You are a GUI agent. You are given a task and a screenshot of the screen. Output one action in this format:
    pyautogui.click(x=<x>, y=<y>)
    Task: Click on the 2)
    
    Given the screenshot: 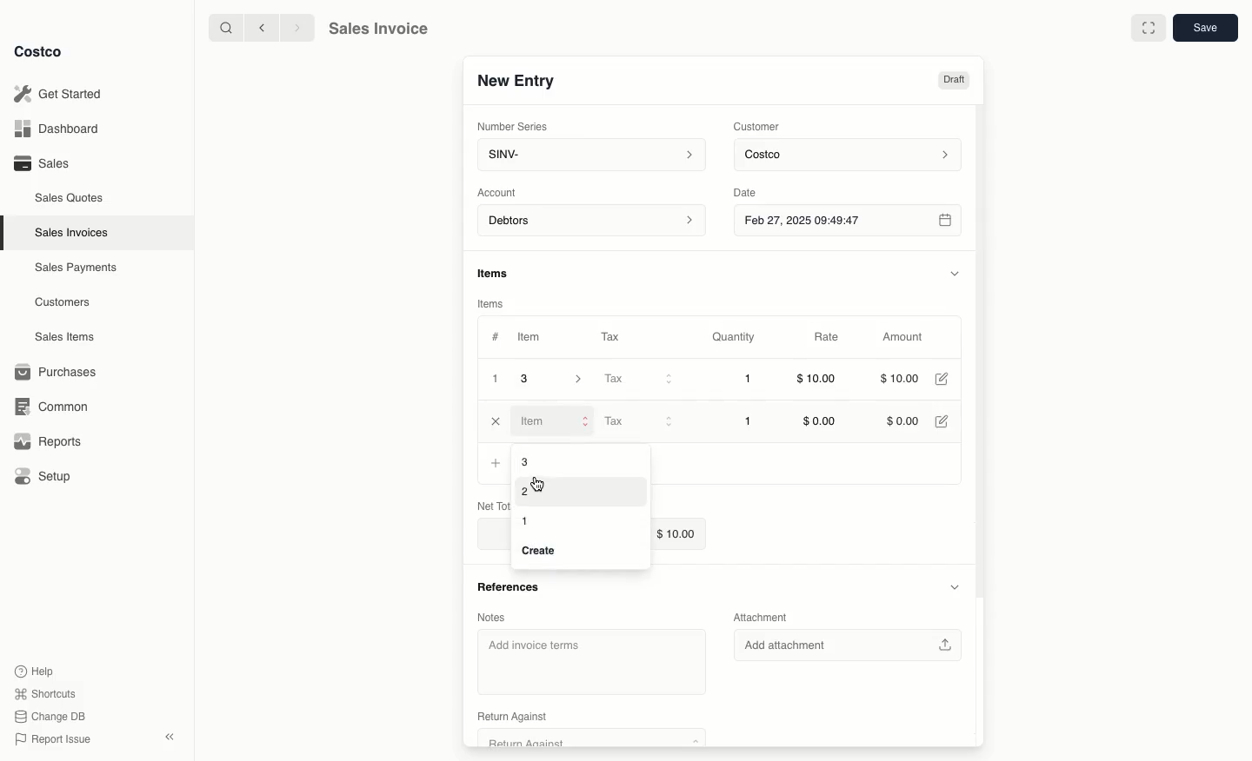 What is the action you would take?
    pyautogui.click(x=527, y=493)
    